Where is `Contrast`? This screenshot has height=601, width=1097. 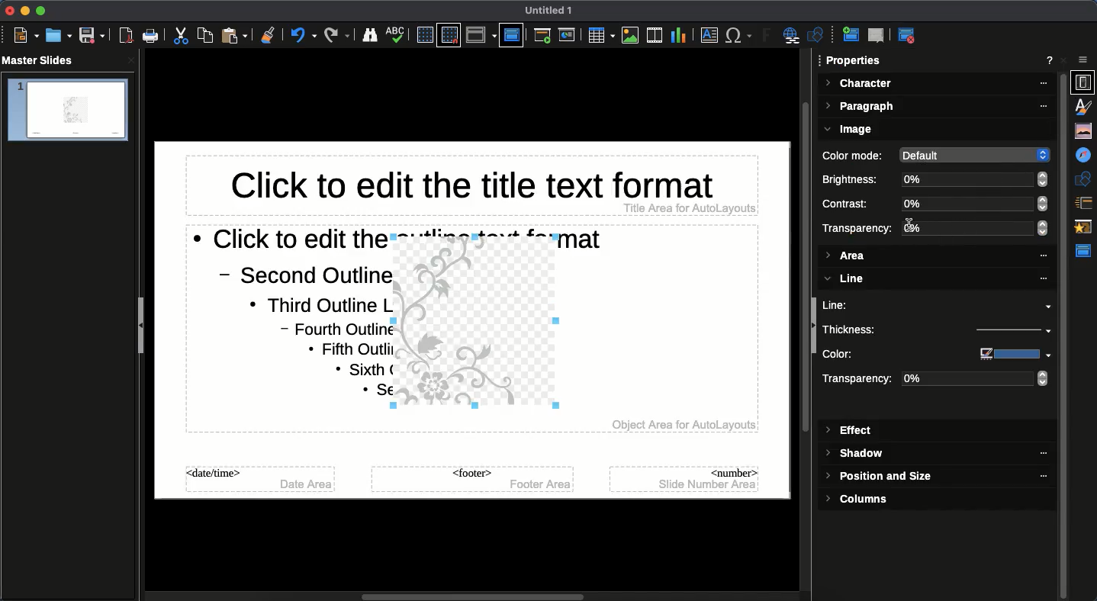 Contrast is located at coordinates (851, 204).